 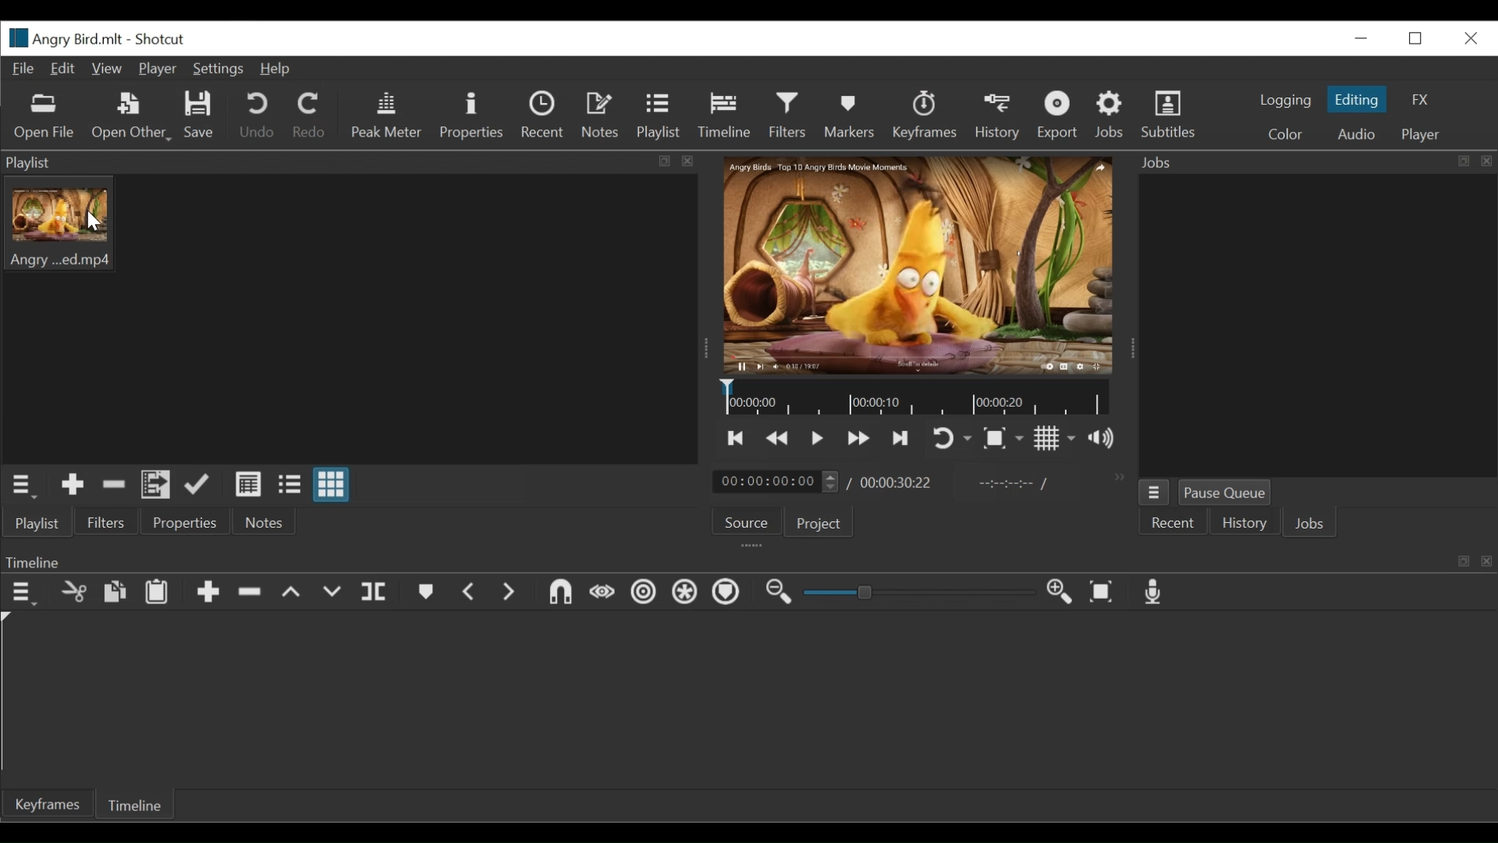 What do you see at coordinates (658, 117) in the screenshot?
I see `Playlist` at bounding box center [658, 117].